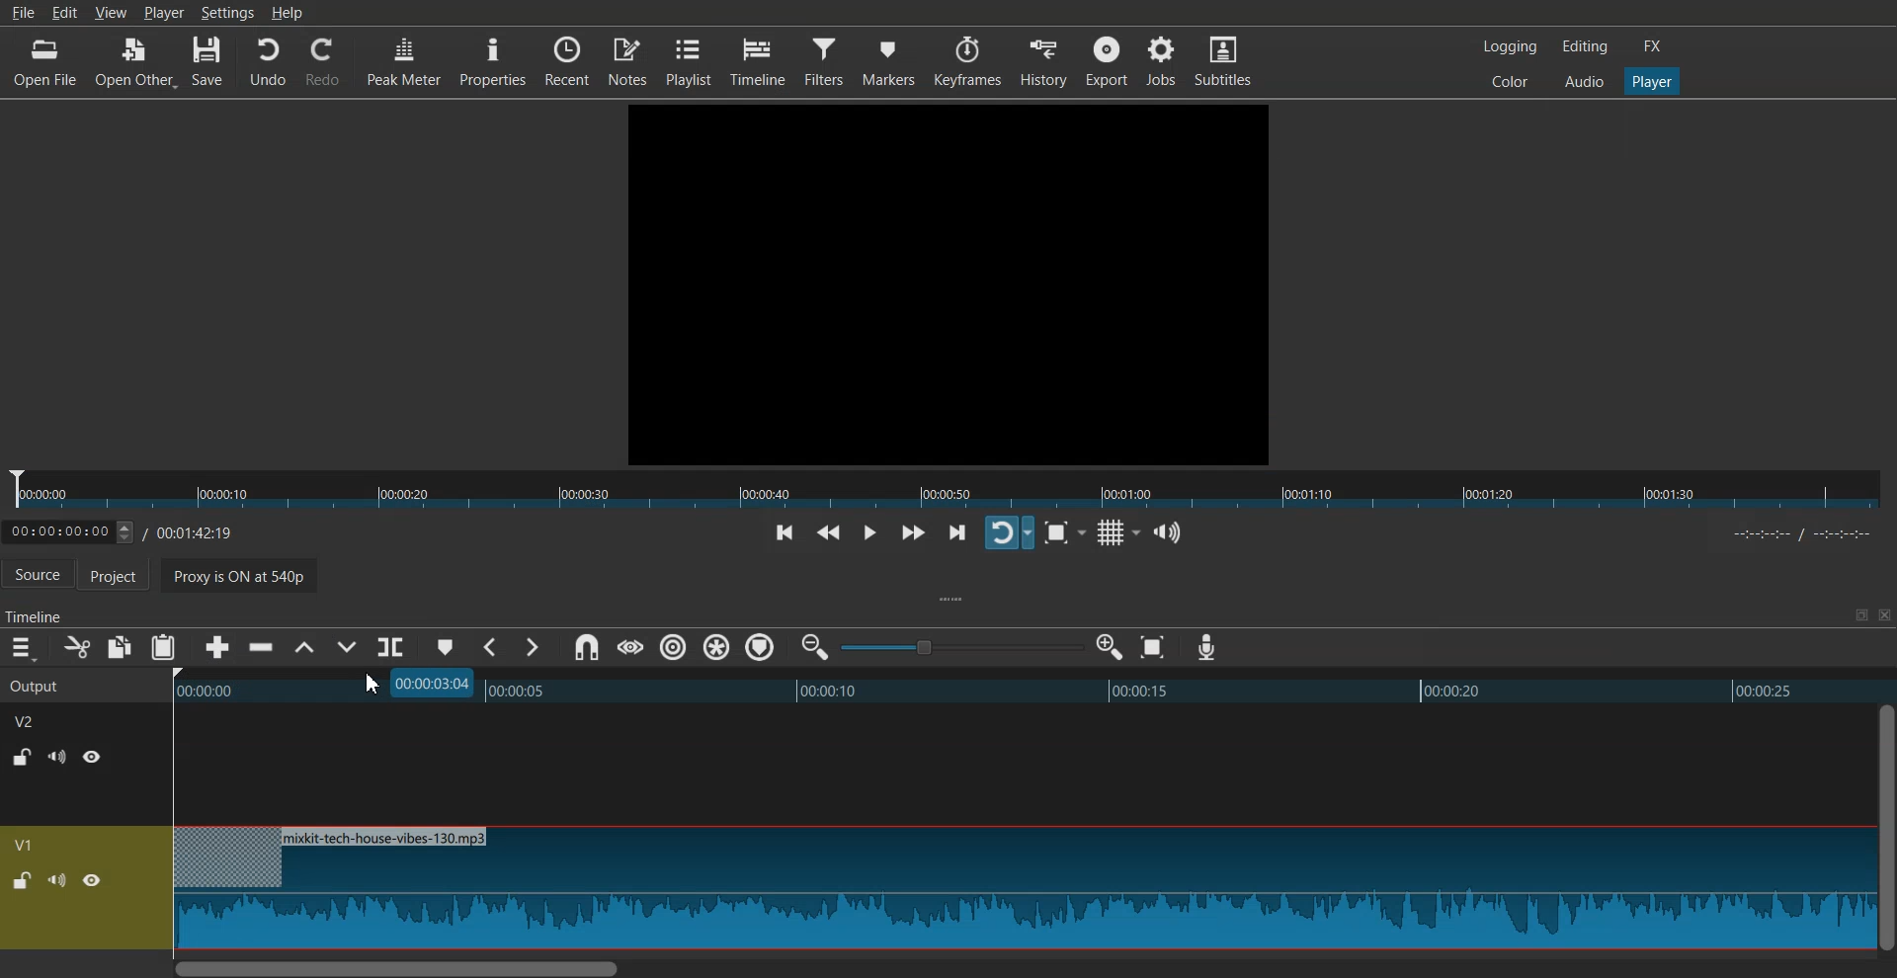  I want to click on Show the volume control, so click(1168, 533).